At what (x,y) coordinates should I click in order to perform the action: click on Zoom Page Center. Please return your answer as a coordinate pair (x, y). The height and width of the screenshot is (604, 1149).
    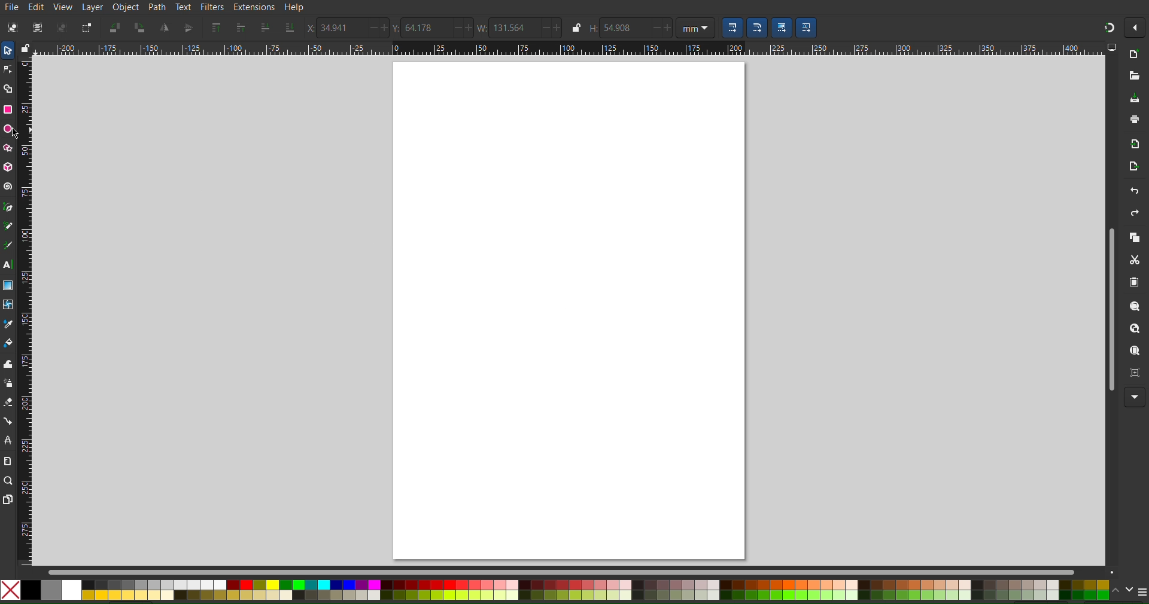
    Looking at the image, I should click on (1135, 373).